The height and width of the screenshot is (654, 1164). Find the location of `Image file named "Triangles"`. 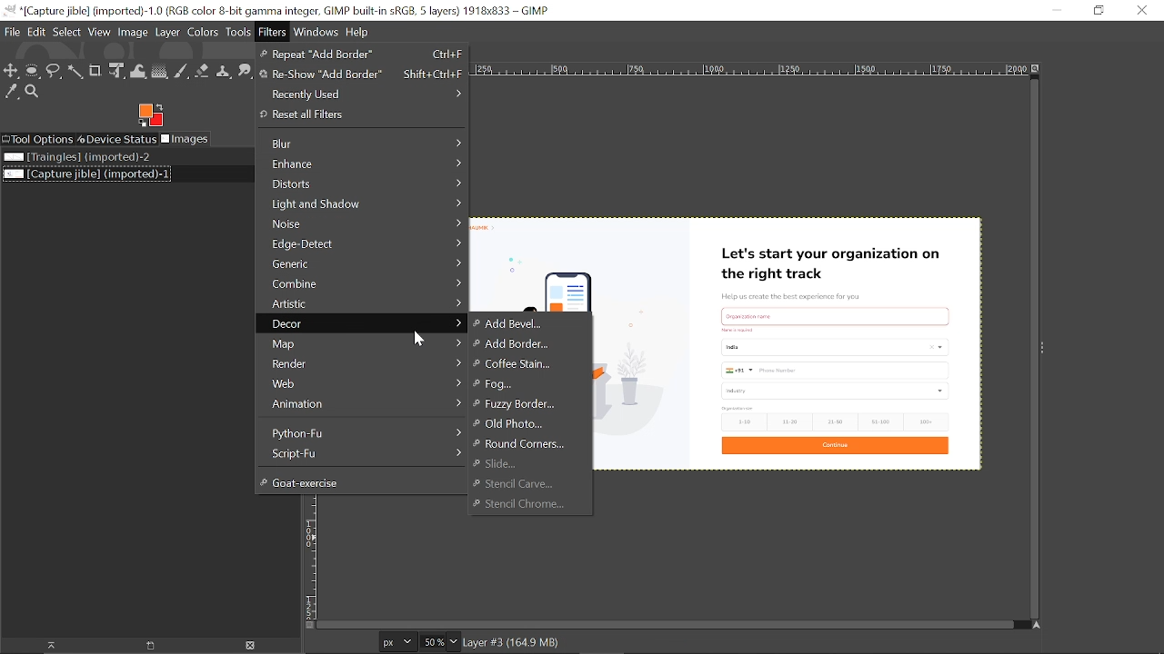

Image file named "Triangles" is located at coordinates (84, 156).